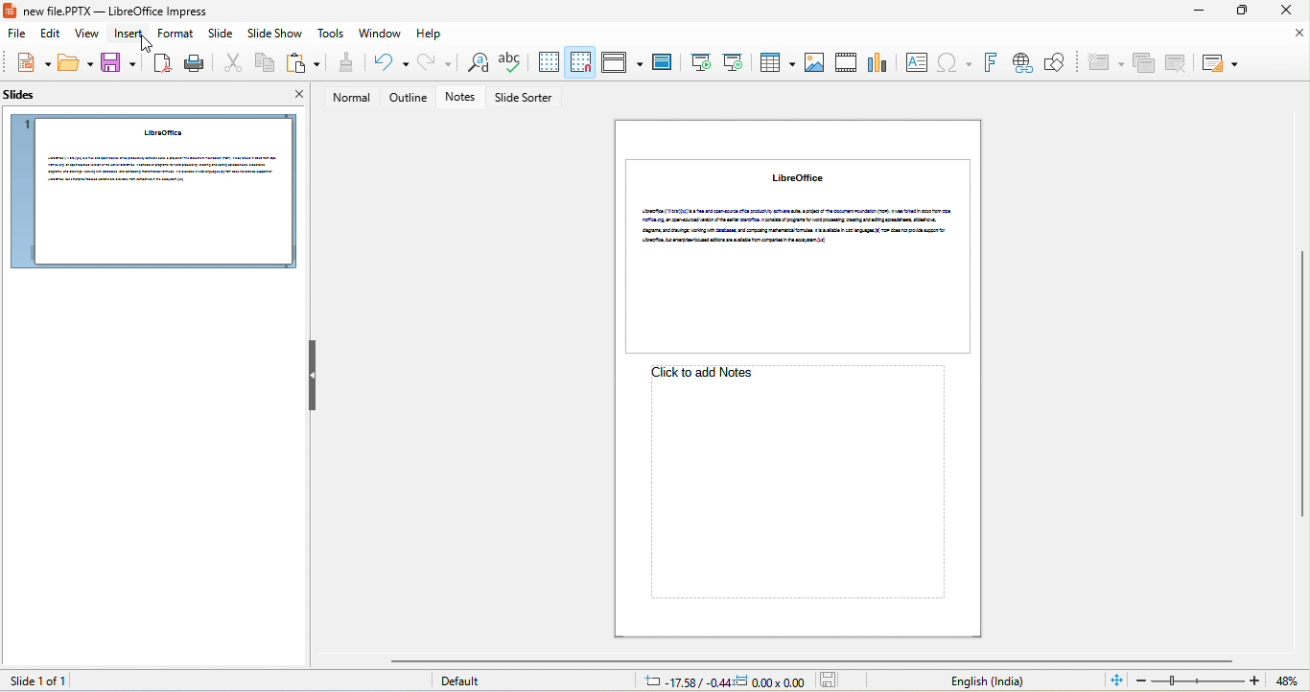 This screenshot has width=1310, height=692. I want to click on cut, so click(230, 64).